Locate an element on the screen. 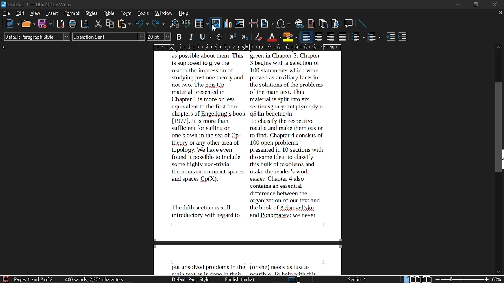  format is located at coordinates (72, 13).